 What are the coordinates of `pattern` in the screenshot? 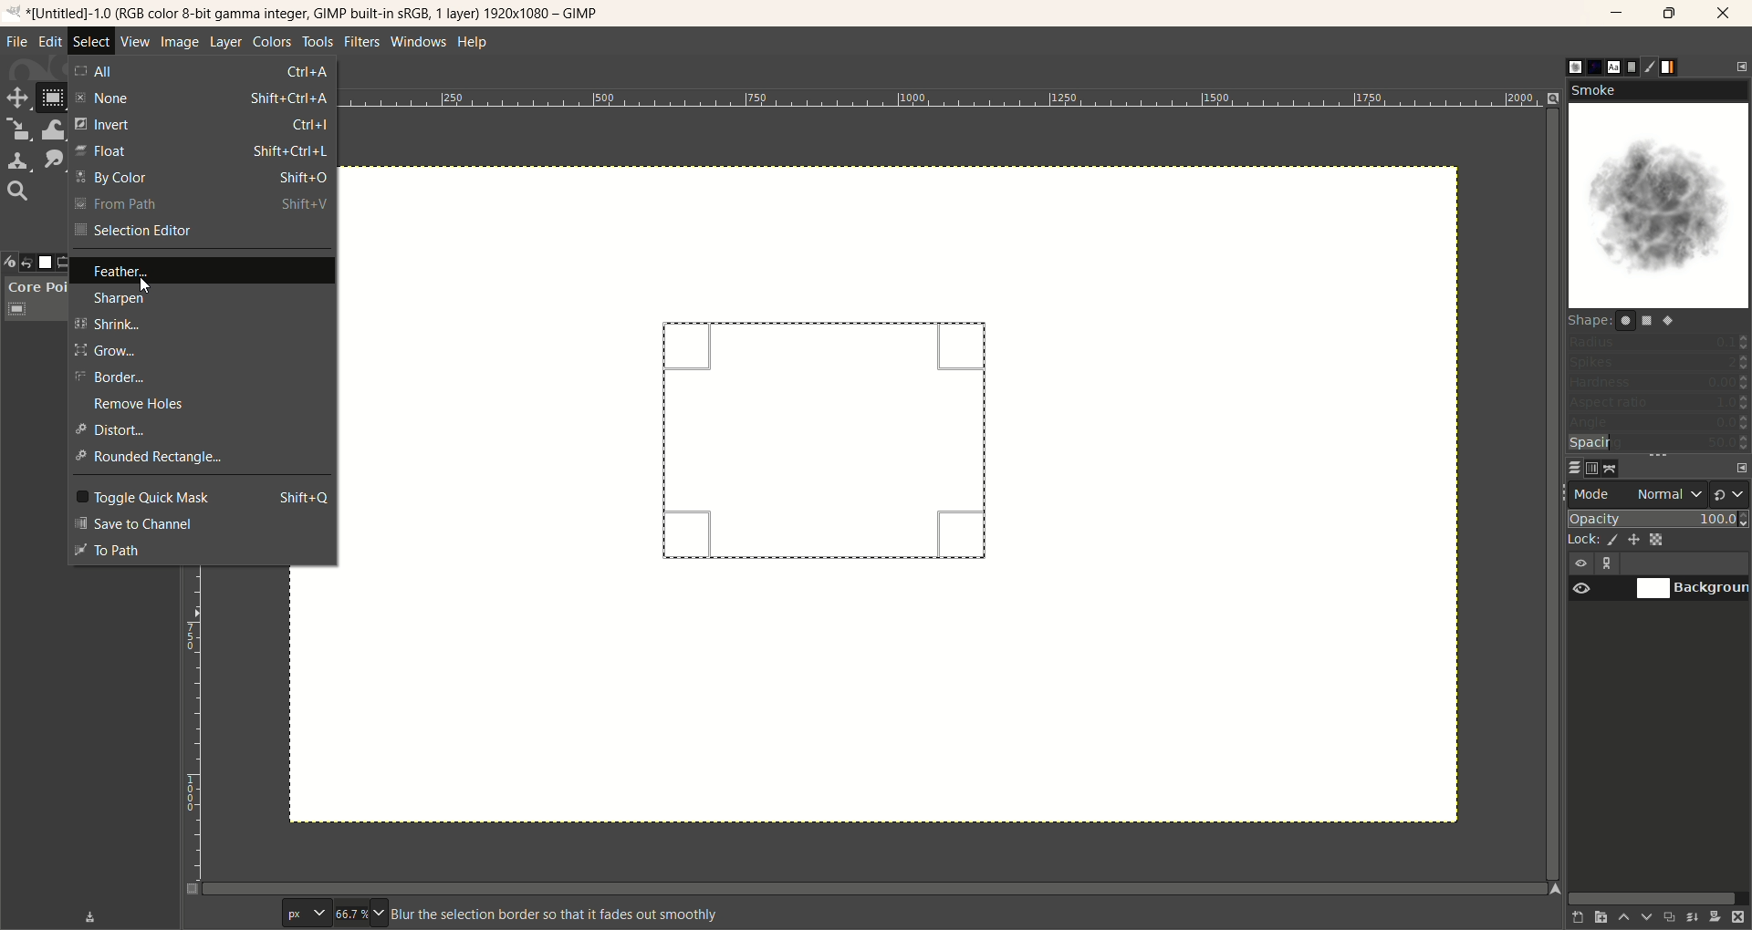 It's located at (1591, 67).